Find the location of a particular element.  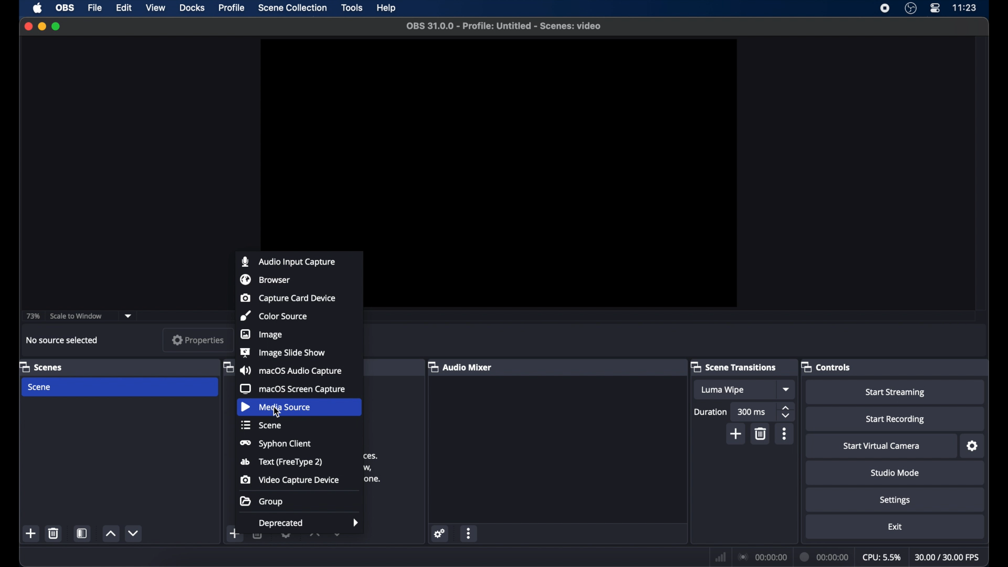

duration is located at coordinates (710, 413).